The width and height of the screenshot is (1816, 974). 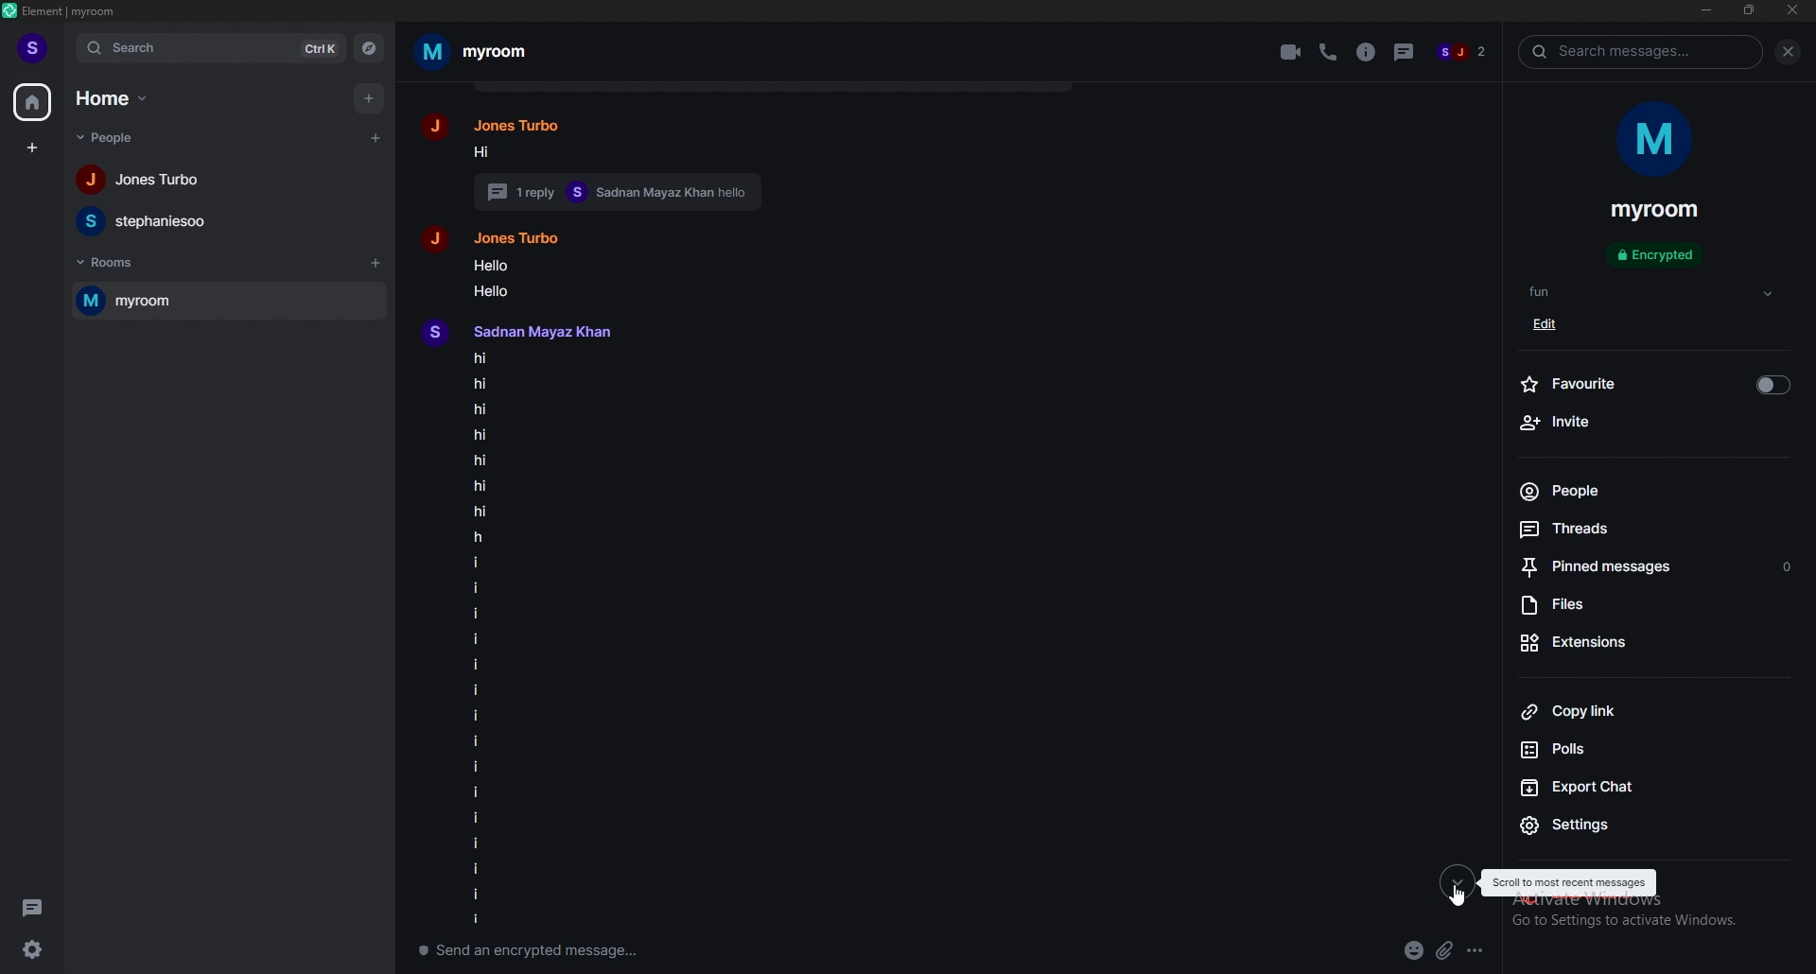 What do you see at coordinates (211, 49) in the screenshot?
I see `search` at bounding box center [211, 49].